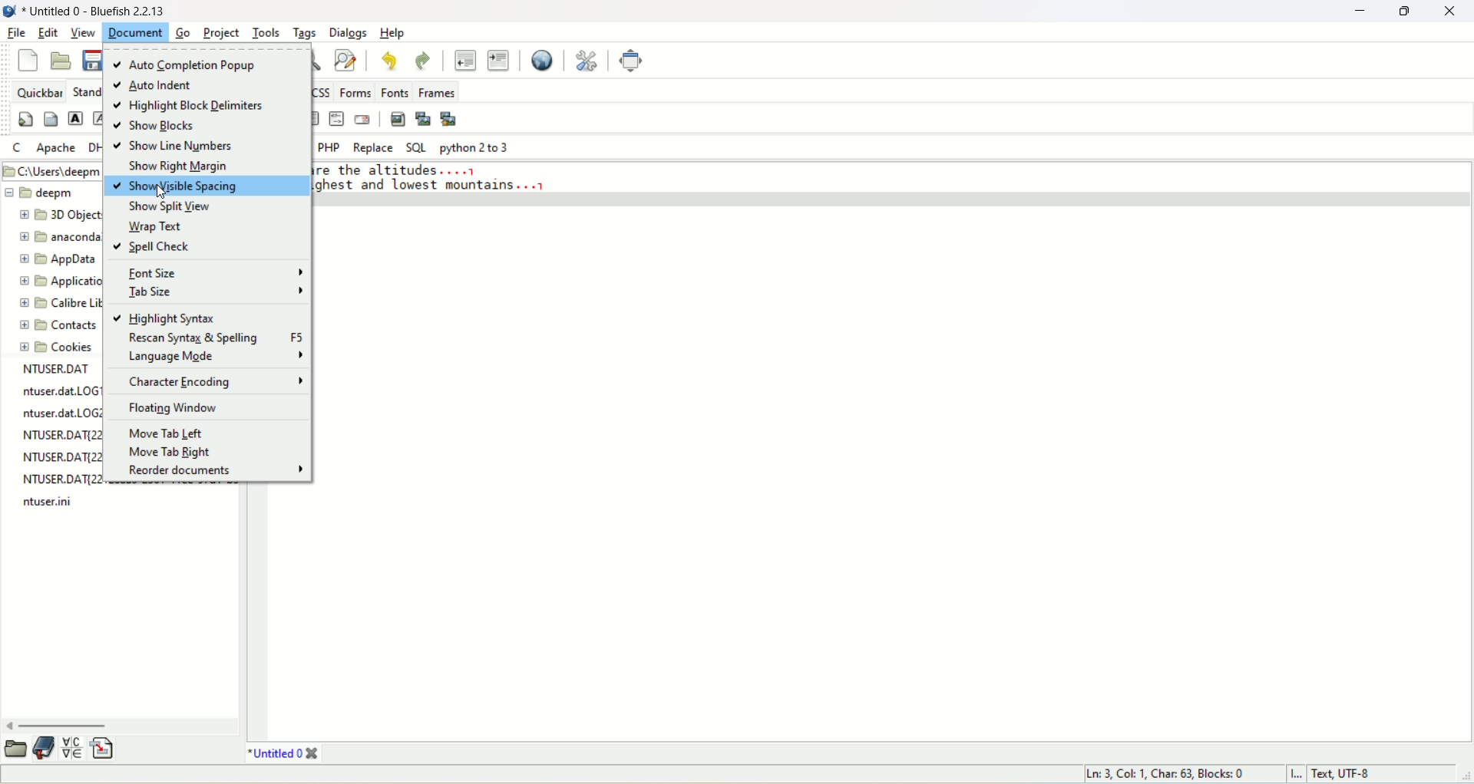  Describe the element at coordinates (28, 59) in the screenshot. I see `new` at that location.